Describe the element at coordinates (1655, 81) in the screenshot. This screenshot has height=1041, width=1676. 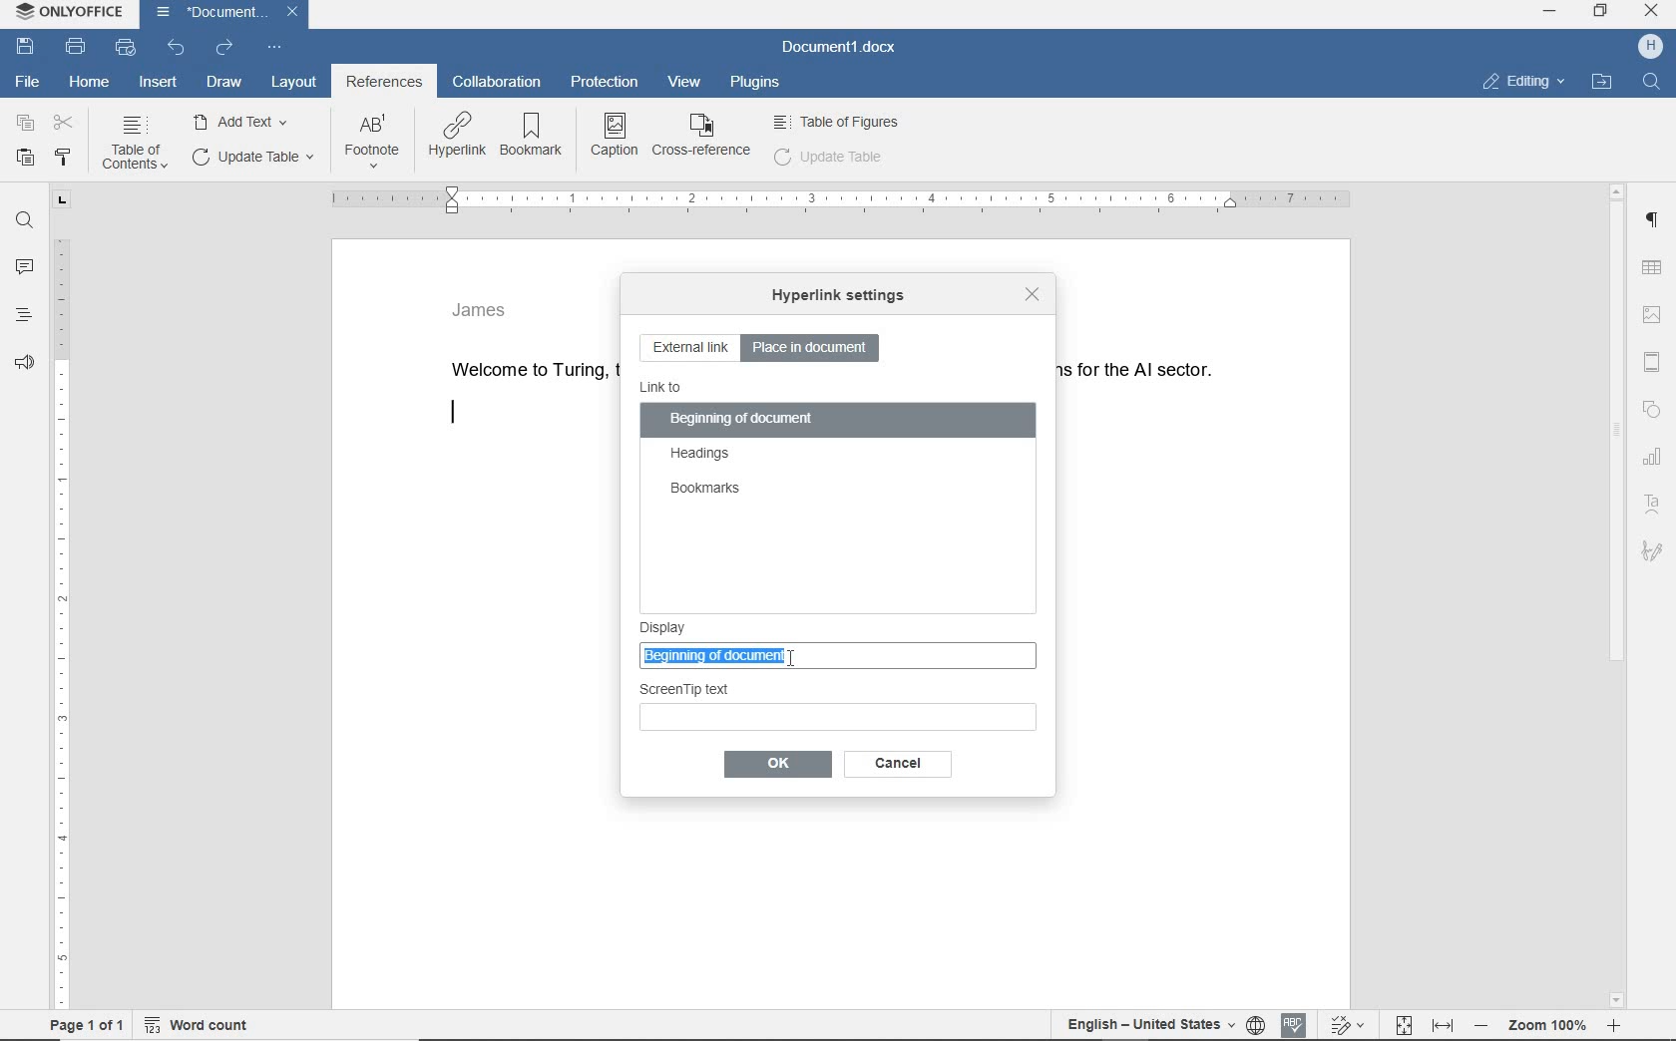
I see `Find` at that location.